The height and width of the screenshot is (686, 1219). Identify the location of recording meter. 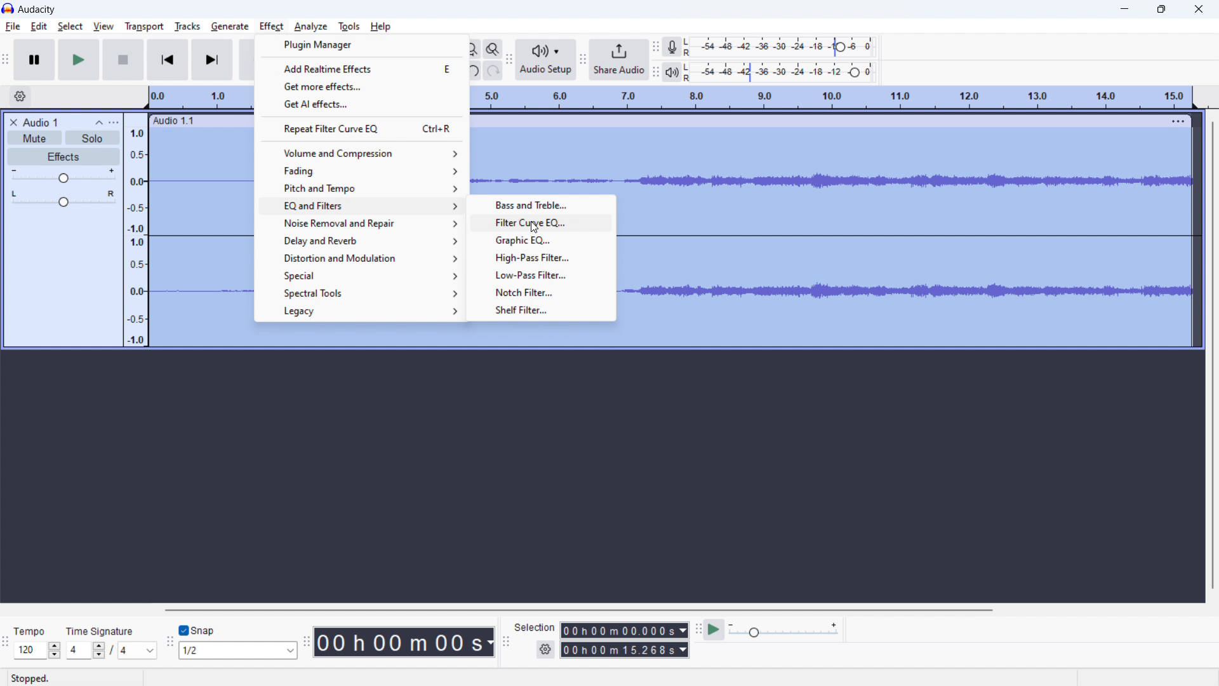
(676, 46).